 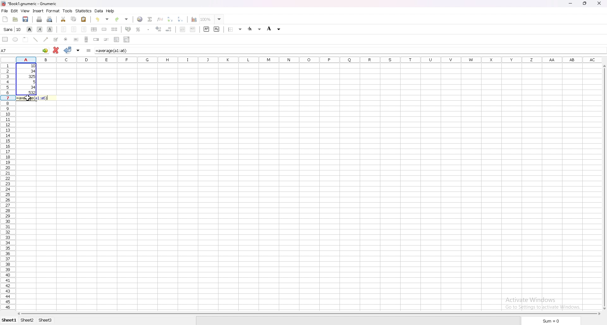 What do you see at coordinates (94, 29) in the screenshot?
I see `centre horizontally` at bounding box center [94, 29].